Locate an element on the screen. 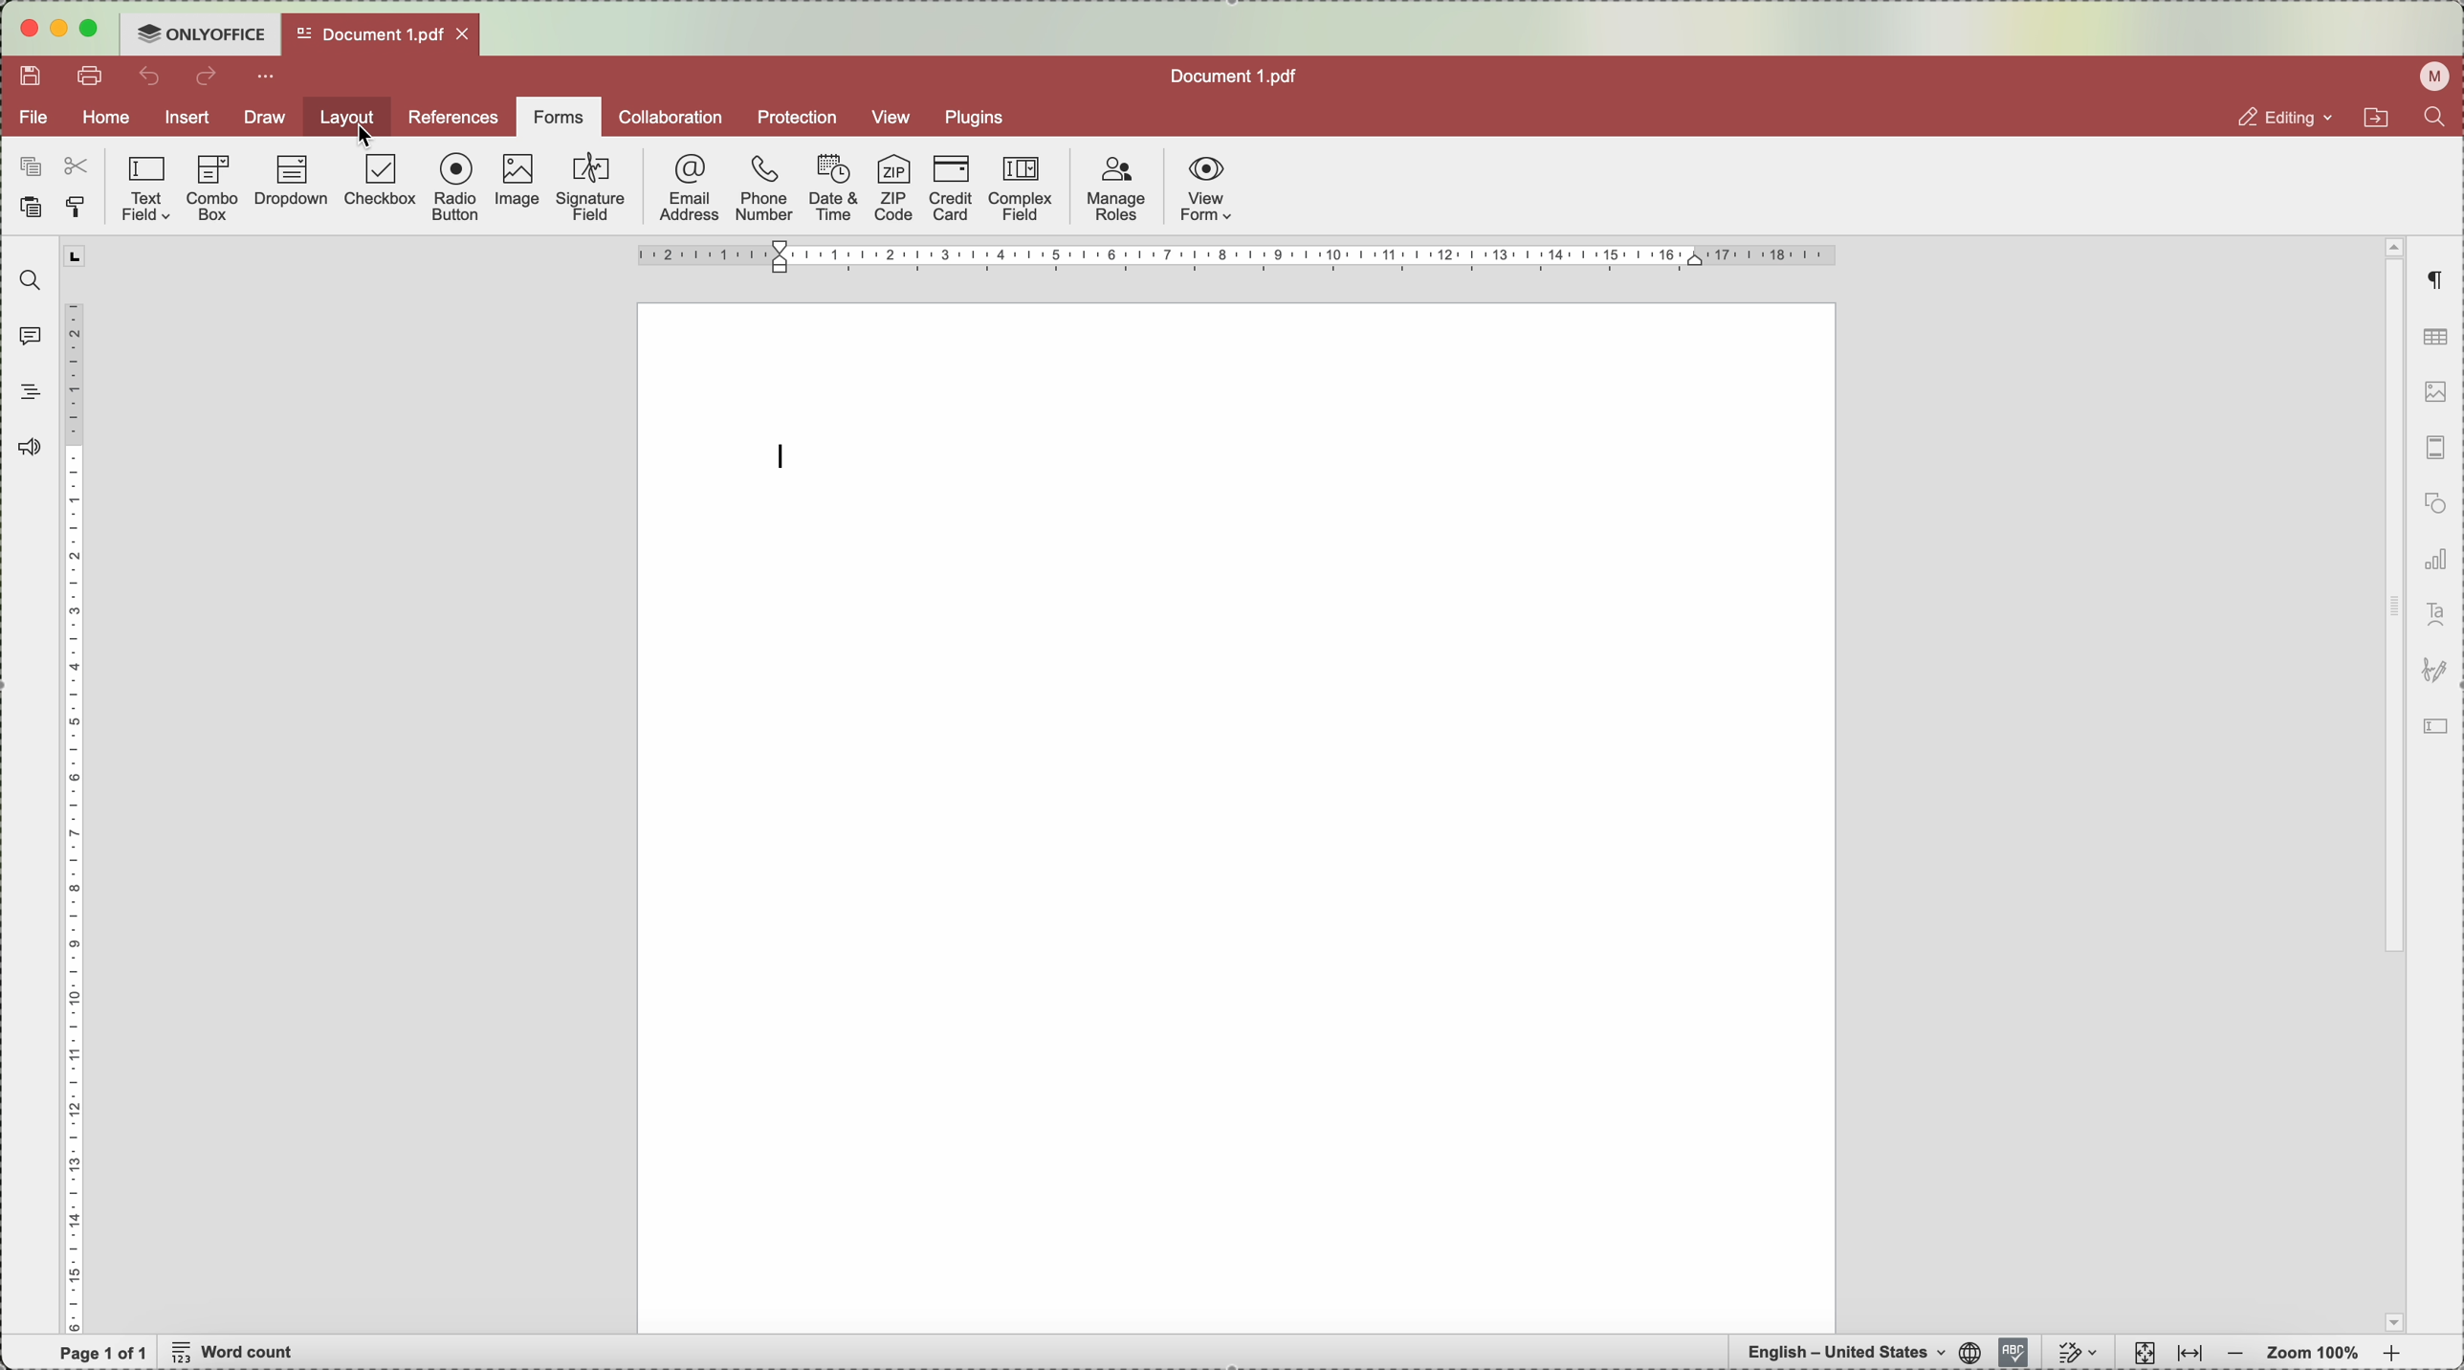 The image size is (2464, 1370). checkbox is located at coordinates (380, 183).